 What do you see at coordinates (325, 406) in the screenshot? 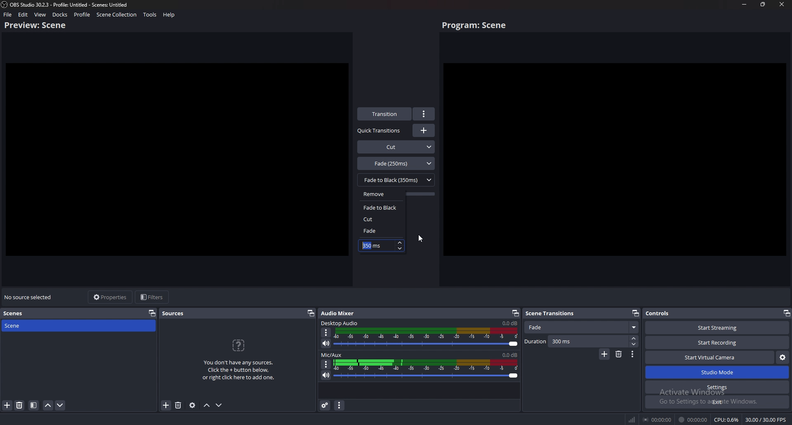
I see `advanced audio properties` at bounding box center [325, 406].